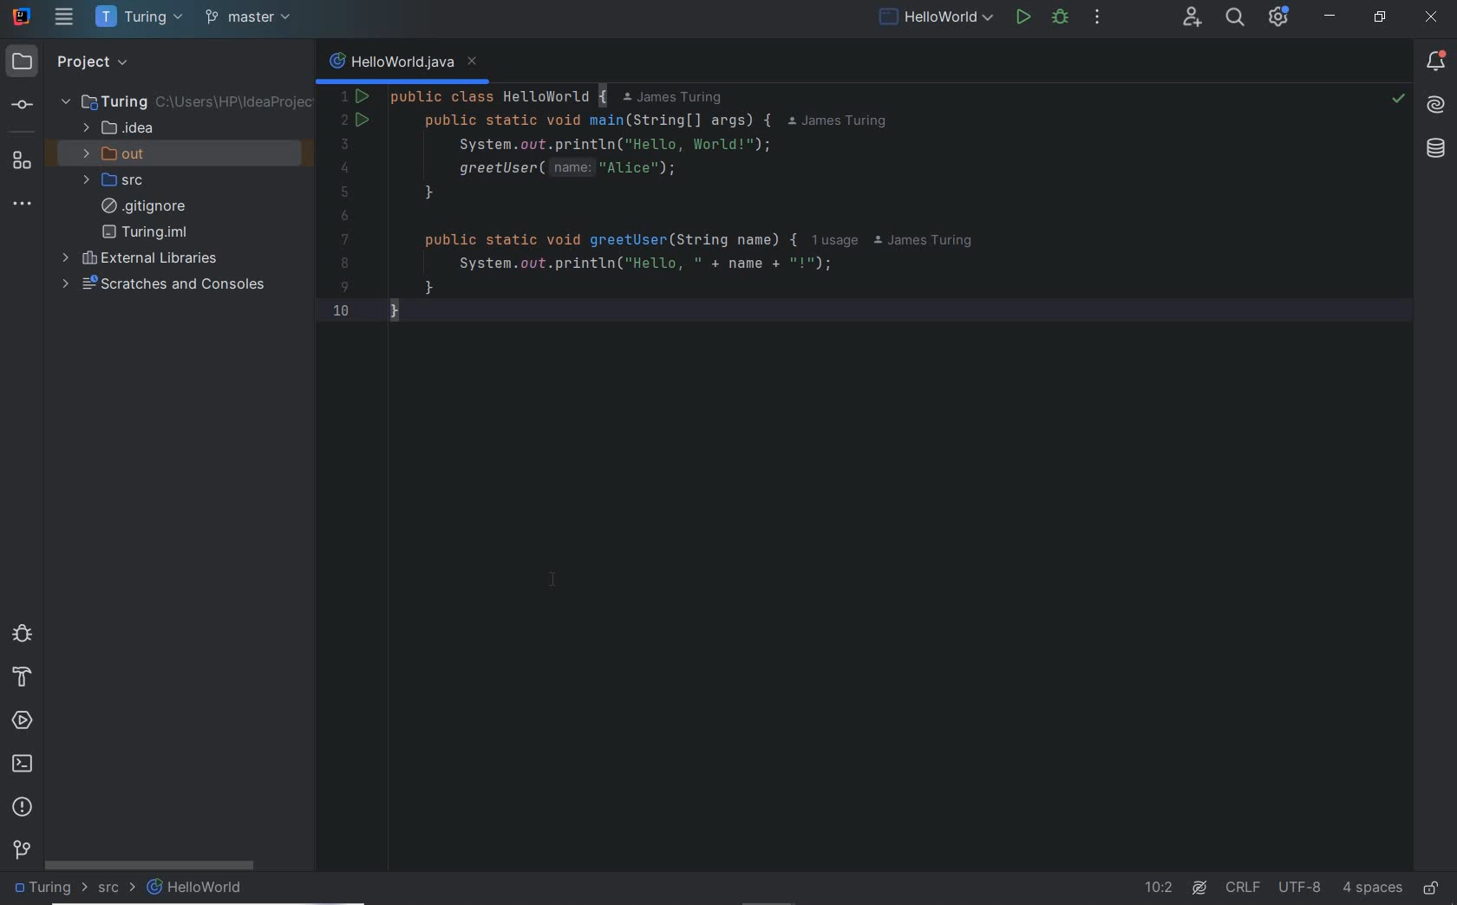 Image resolution: width=1457 pixels, height=905 pixels. I want to click on external libraries, so click(140, 259).